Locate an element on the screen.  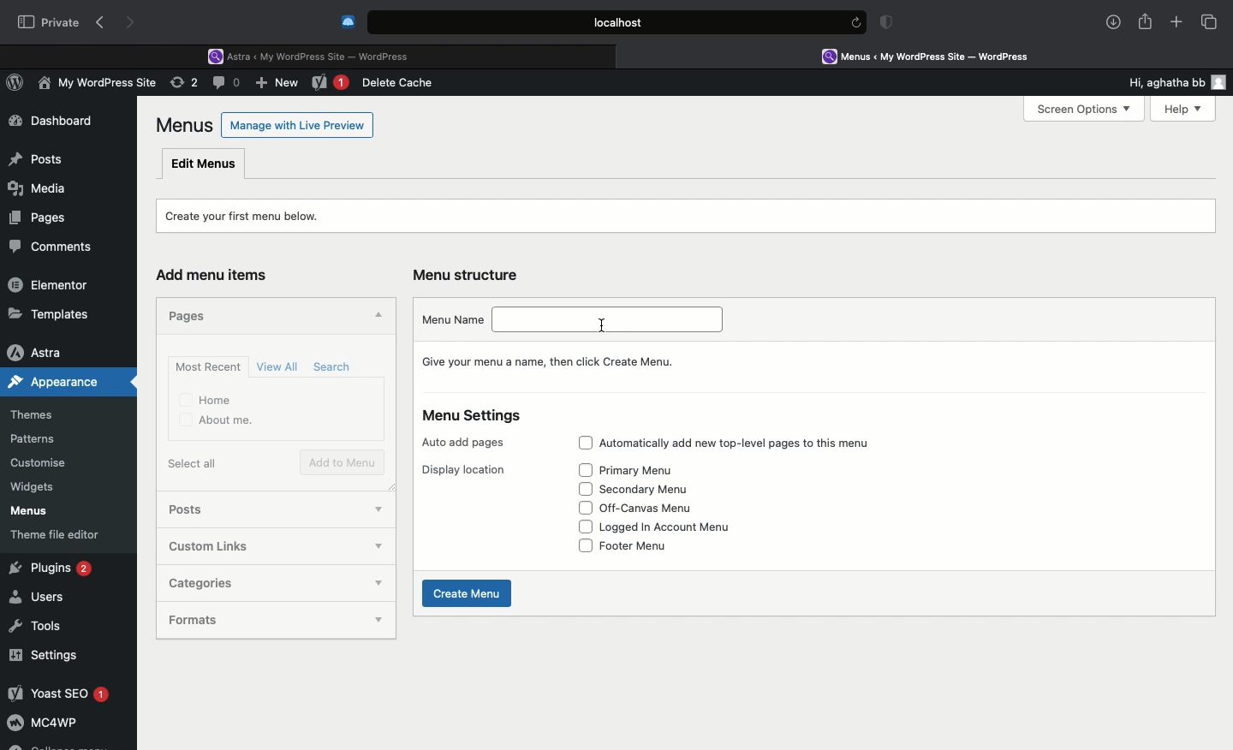
Check box is located at coordinates (585, 488).